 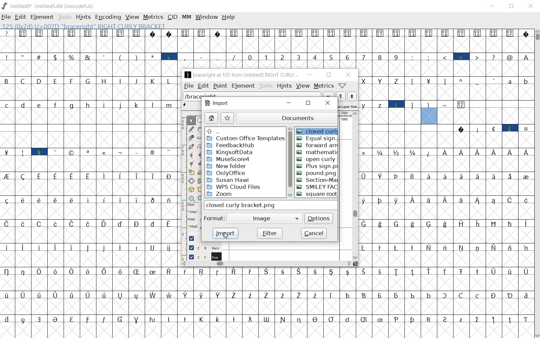 What do you see at coordinates (317, 130) in the screenshot?
I see `closed curly` at bounding box center [317, 130].